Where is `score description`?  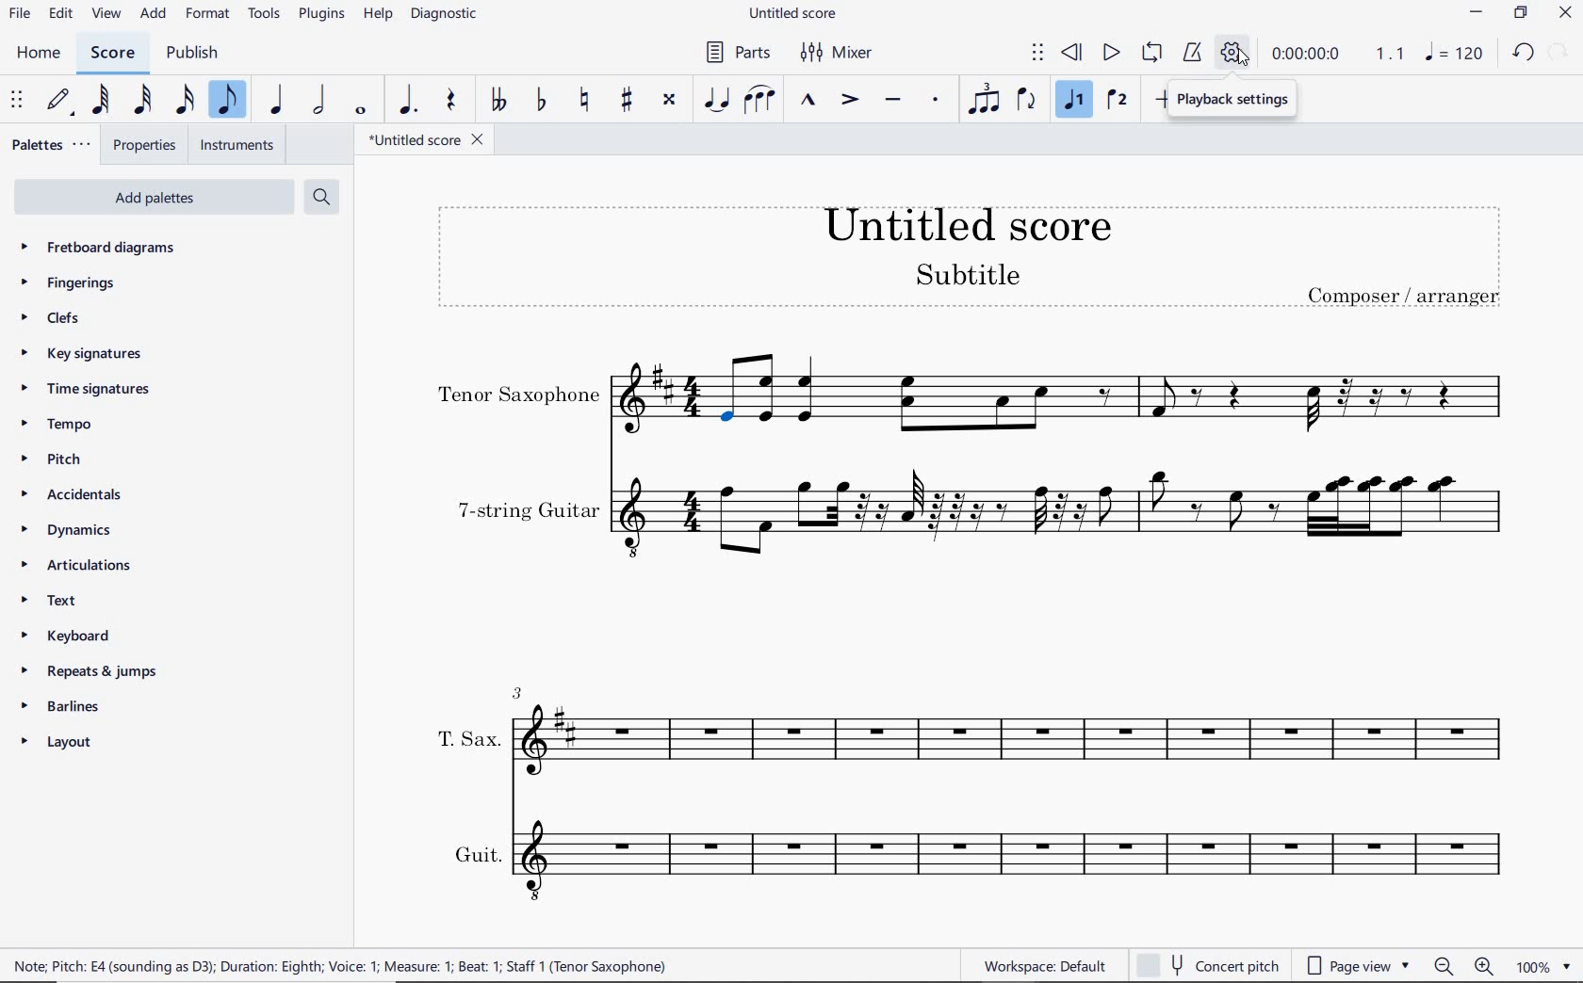
score description is located at coordinates (341, 964).